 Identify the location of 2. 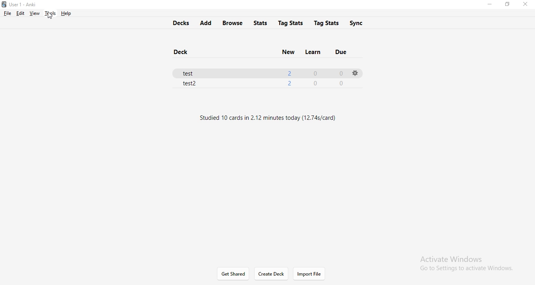
(289, 72).